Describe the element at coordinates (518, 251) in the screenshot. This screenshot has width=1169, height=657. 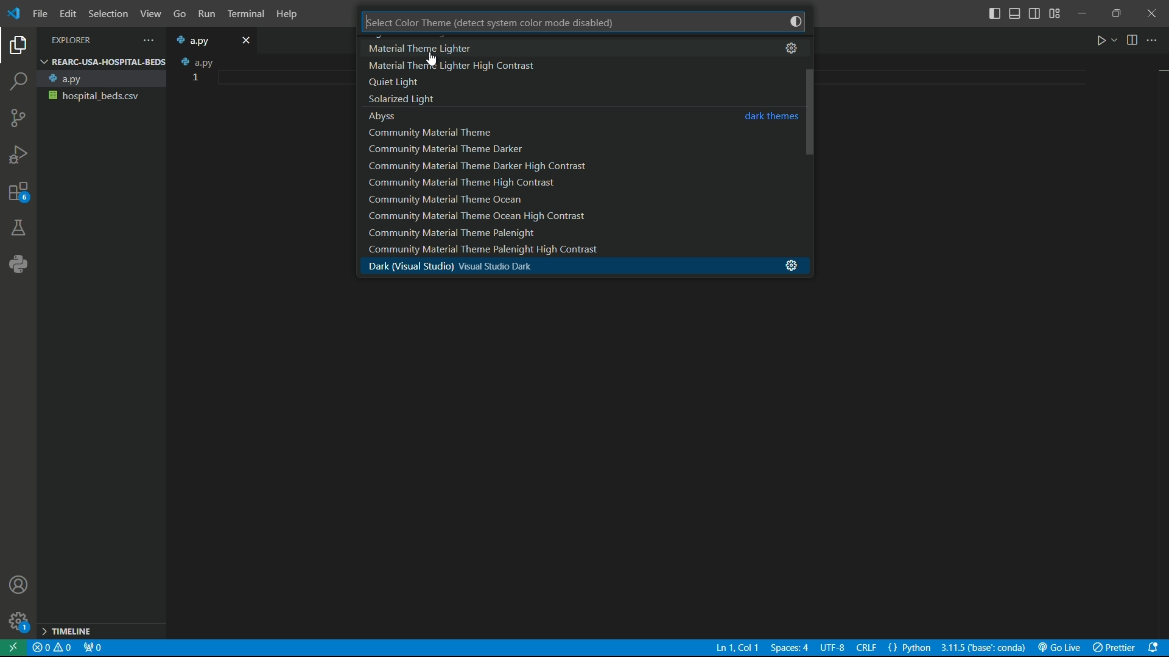
I see `Community Material Theme Palenight High Contrast` at that location.